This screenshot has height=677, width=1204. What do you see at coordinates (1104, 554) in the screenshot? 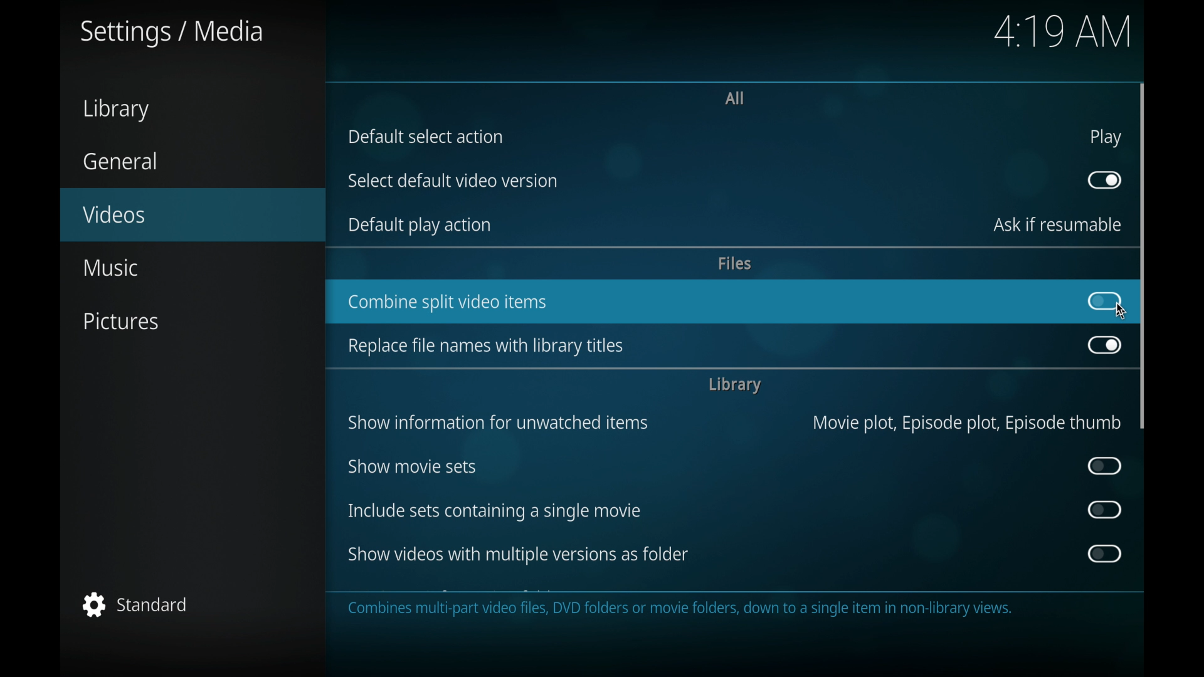
I see `toggle button` at bounding box center [1104, 554].